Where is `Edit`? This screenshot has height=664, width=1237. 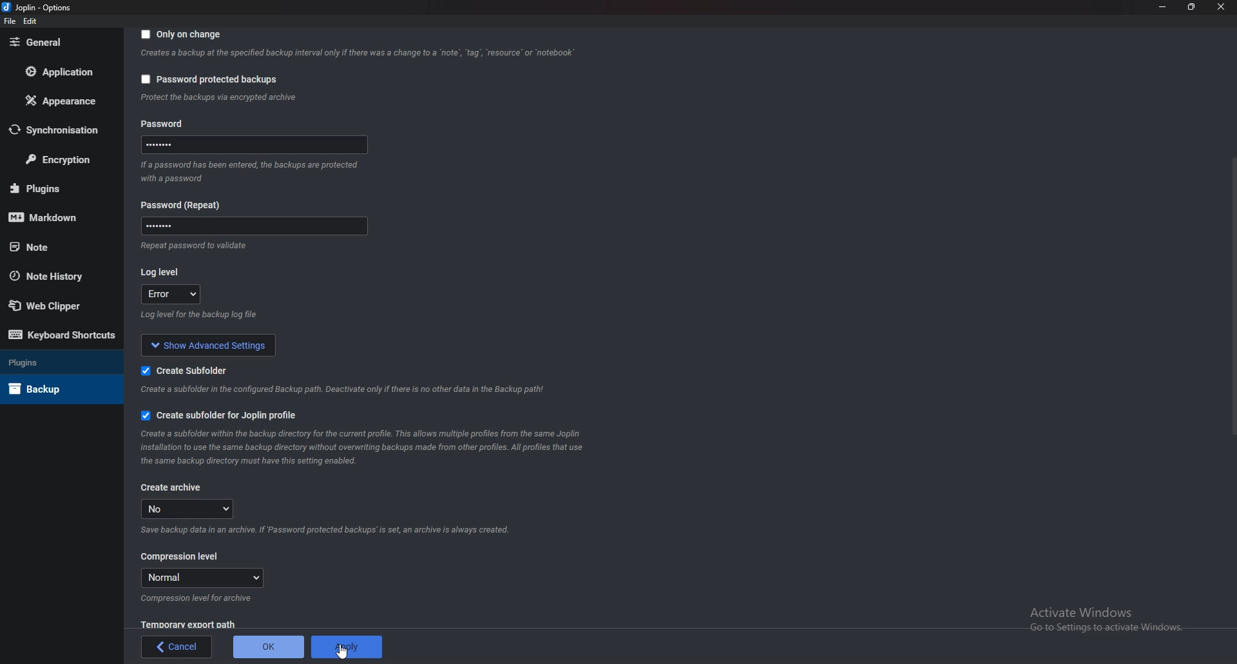
Edit is located at coordinates (31, 21).